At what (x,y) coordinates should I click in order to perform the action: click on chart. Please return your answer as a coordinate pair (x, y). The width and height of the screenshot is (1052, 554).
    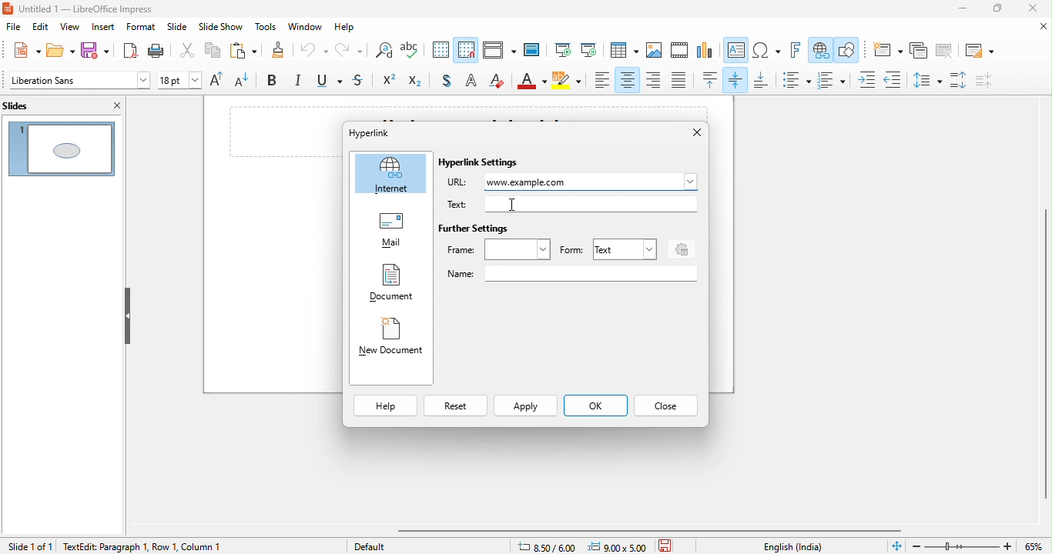
    Looking at the image, I should click on (705, 52).